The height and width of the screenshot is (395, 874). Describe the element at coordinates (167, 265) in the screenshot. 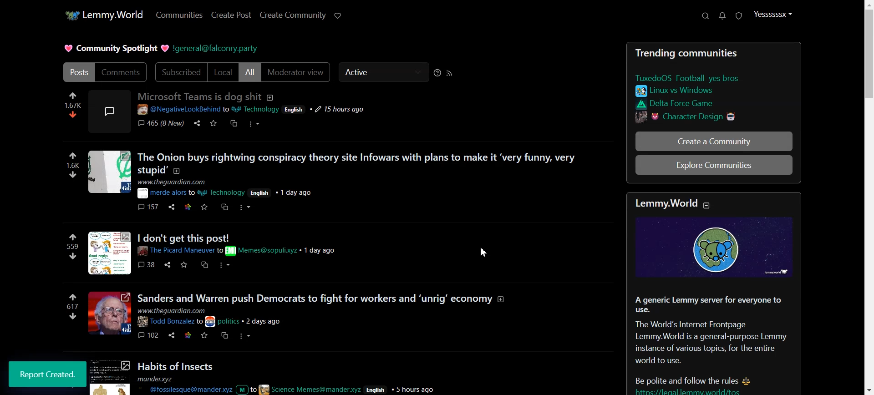

I see `share` at that location.